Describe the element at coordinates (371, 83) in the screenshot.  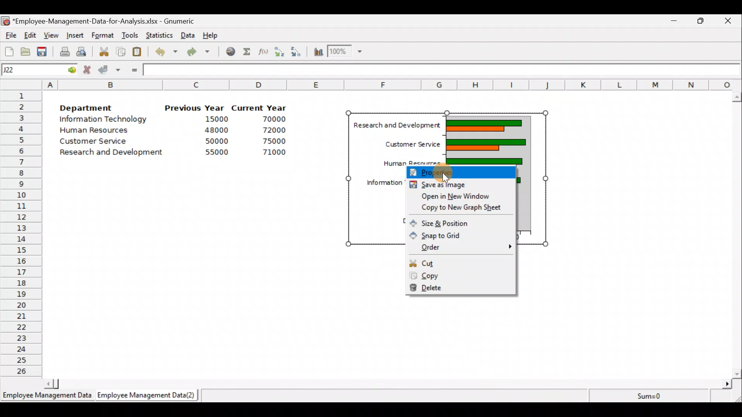
I see `Columns` at that location.